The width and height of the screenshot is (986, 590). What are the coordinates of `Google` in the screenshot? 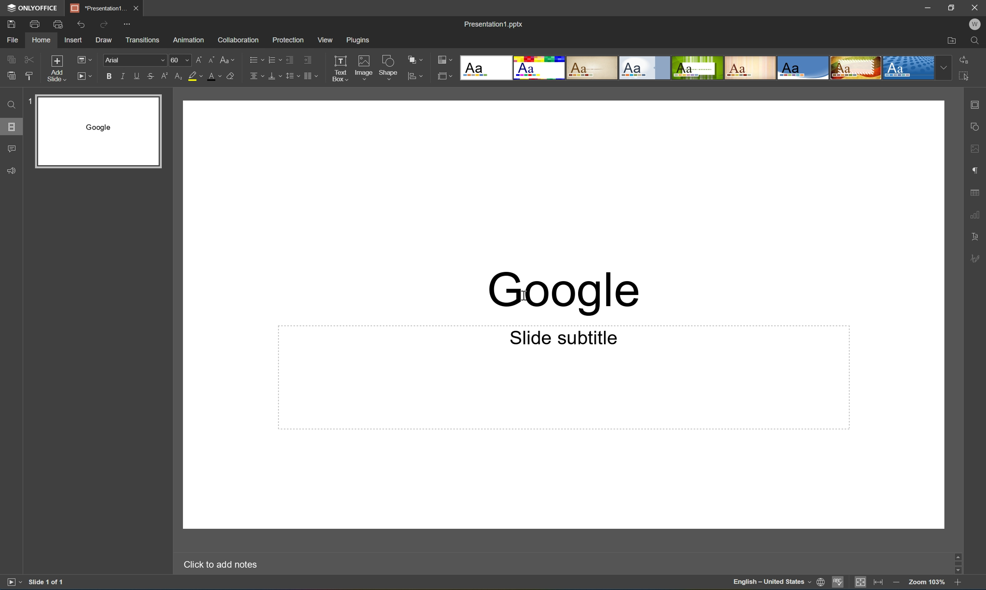 It's located at (562, 291).